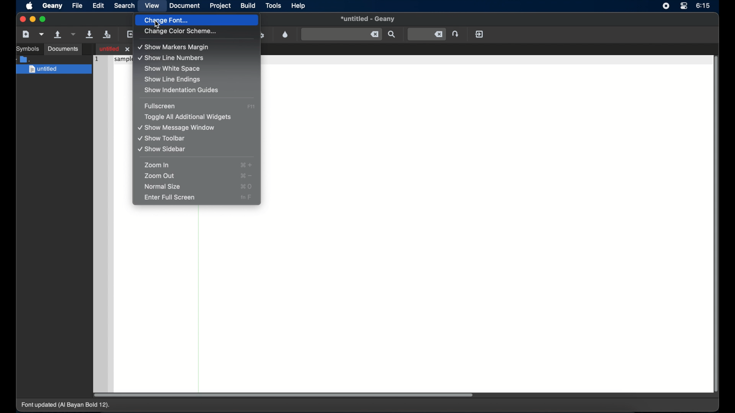 The height and width of the screenshot is (413, 735). I want to click on help, so click(298, 6).